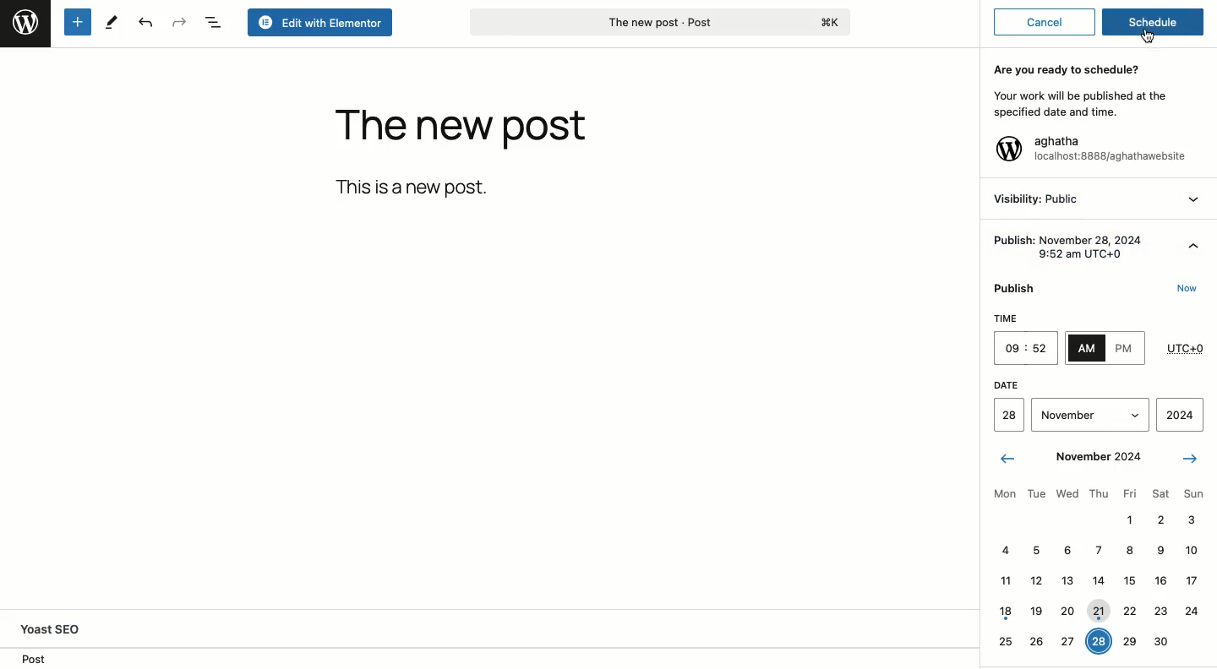  What do you see at coordinates (1127, 518) in the screenshot?
I see `1` at bounding box center [1127, 518].